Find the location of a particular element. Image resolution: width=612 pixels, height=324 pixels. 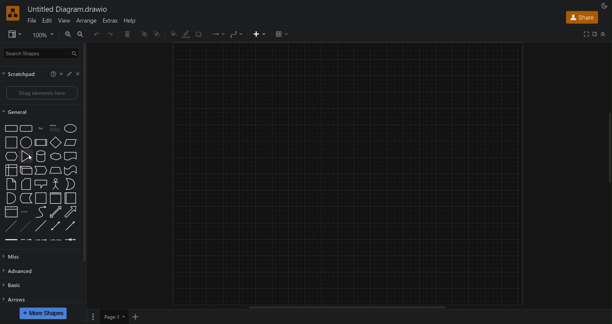

Redo is located at coordinates (110, 34).